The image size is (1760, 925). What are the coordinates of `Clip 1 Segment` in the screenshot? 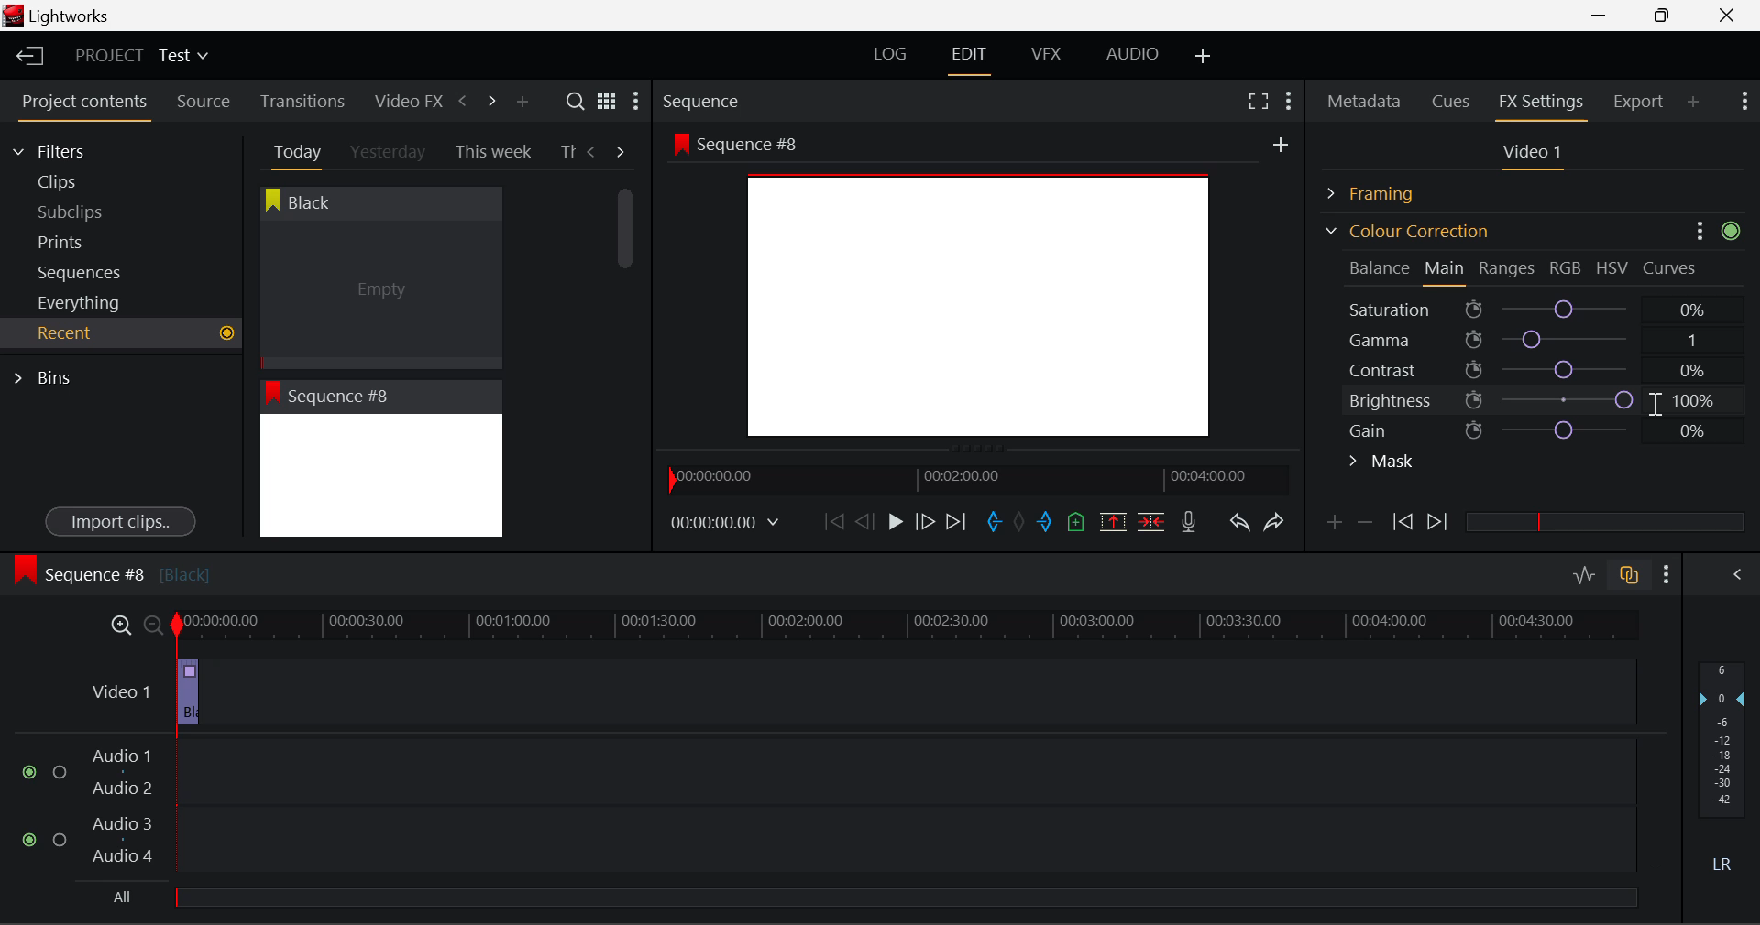 It's located at (186, 693).